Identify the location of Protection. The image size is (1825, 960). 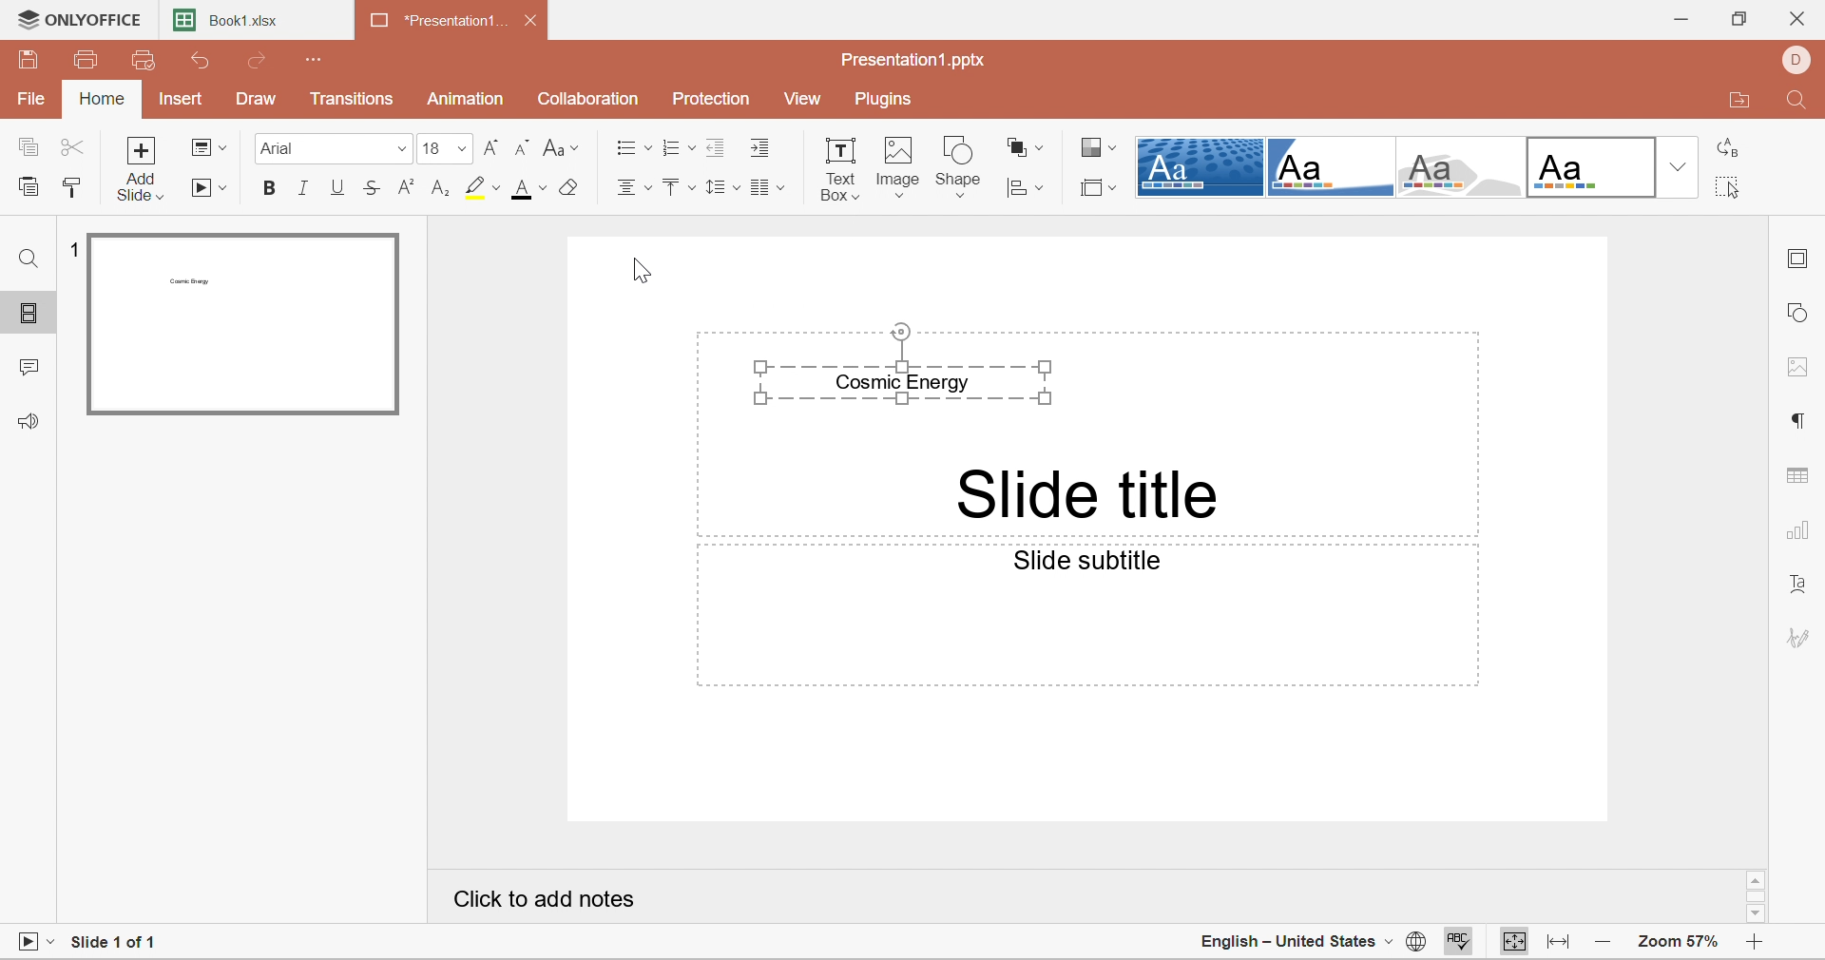
(712, 97).